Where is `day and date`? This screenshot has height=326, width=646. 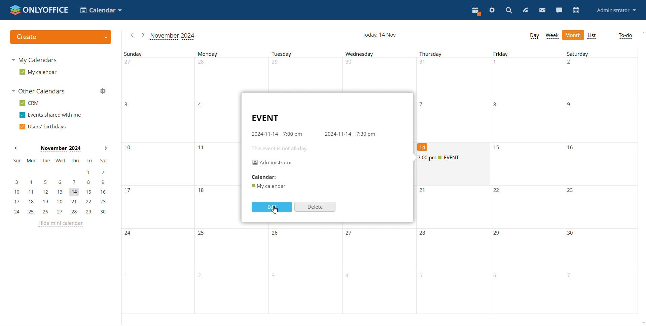 day and date is located at coordinates (381, 35).